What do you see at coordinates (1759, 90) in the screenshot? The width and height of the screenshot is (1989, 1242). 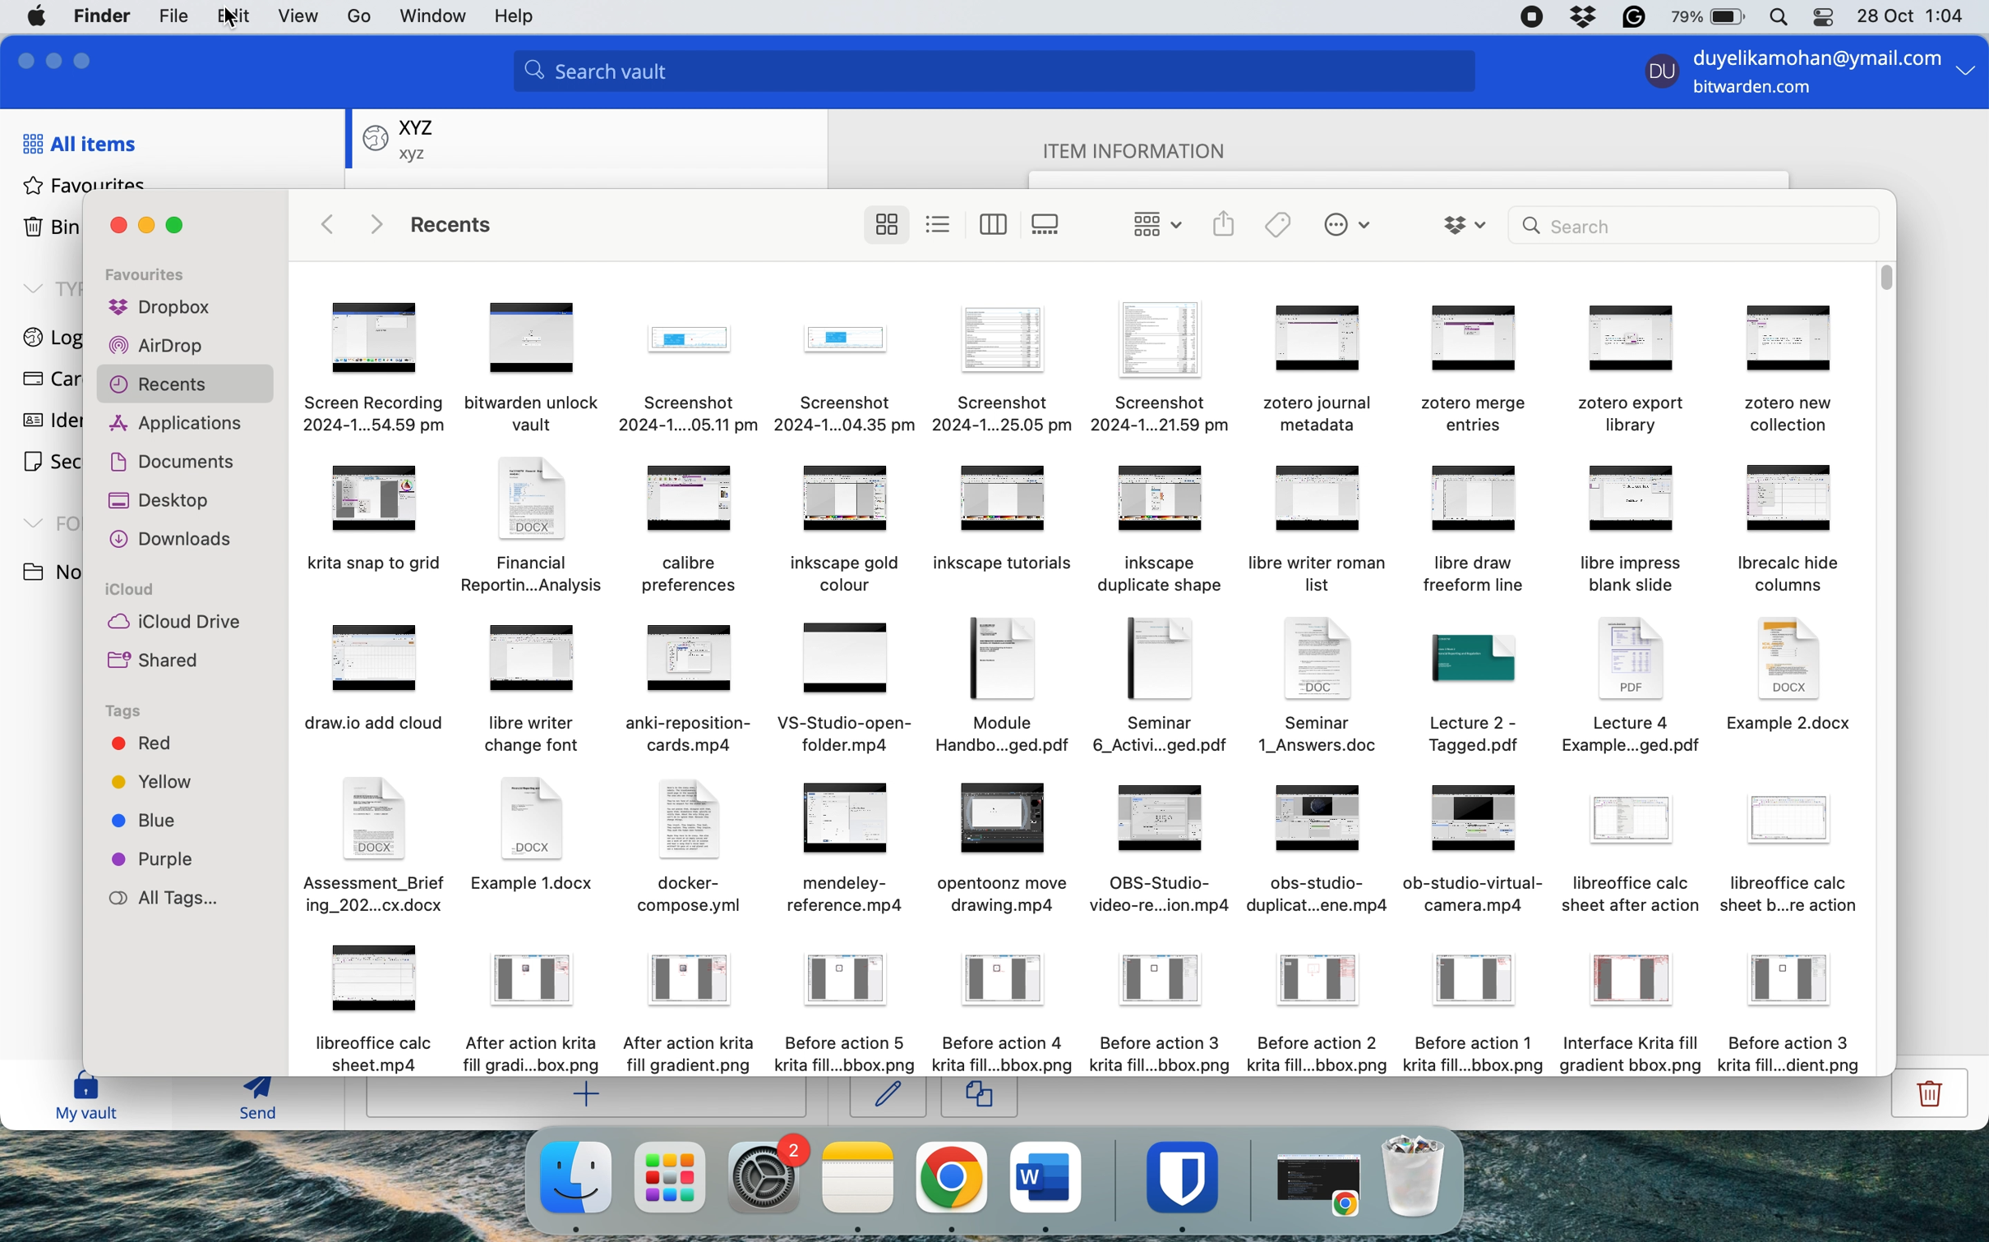 I see `bitwarden.com` at bounding box center [1759, 90].